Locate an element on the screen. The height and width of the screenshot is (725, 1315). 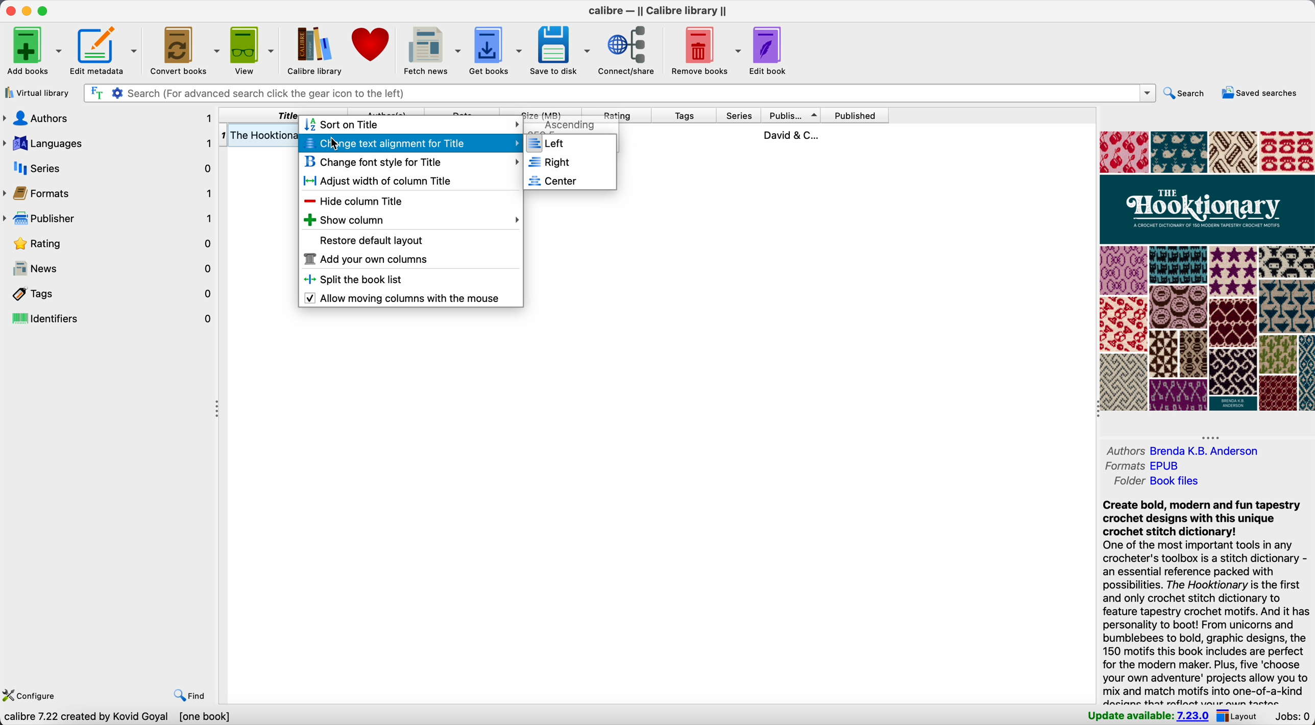
book is located at coordinates (754, 135).